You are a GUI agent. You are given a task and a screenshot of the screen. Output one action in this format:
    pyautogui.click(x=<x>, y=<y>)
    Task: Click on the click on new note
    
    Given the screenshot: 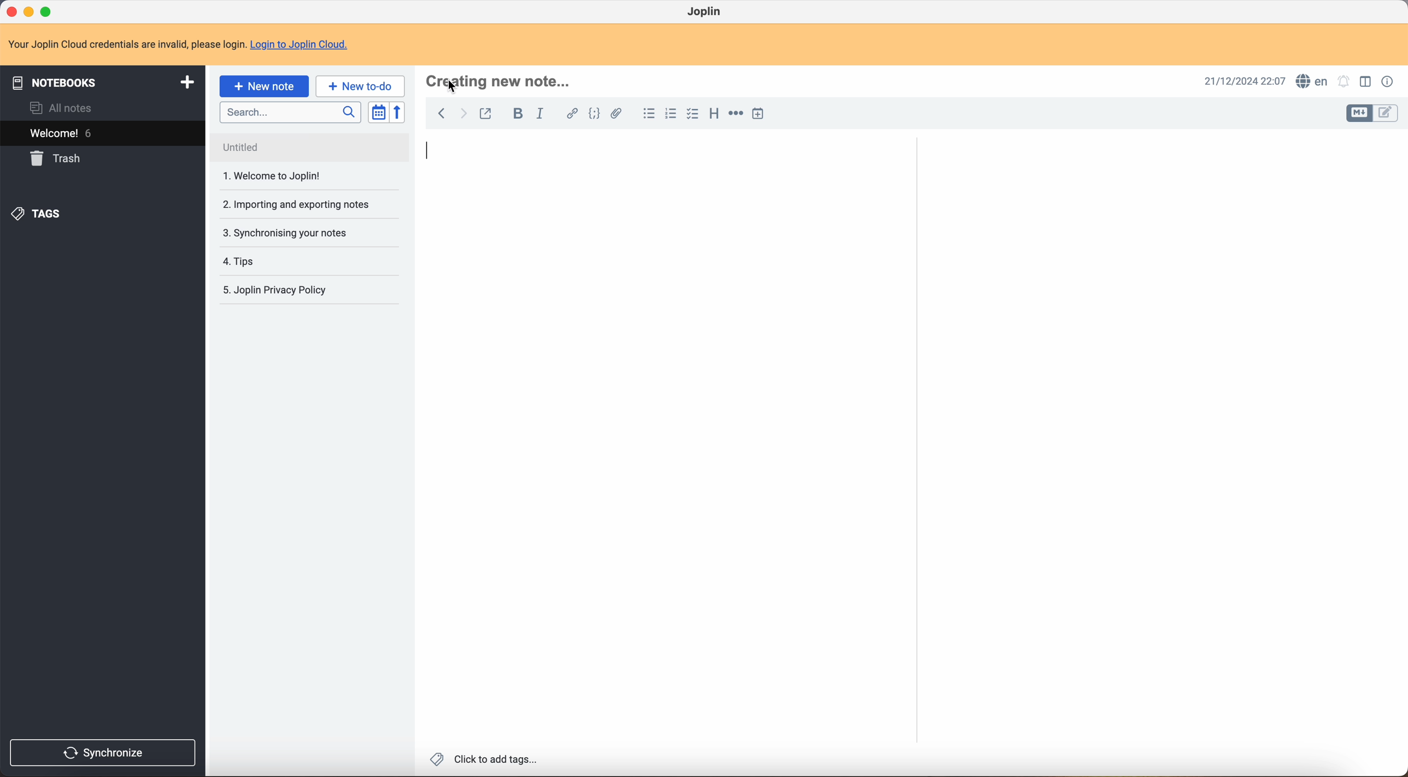 What is the action you would take?
    pyautogui.click(x=265, y=87)
    